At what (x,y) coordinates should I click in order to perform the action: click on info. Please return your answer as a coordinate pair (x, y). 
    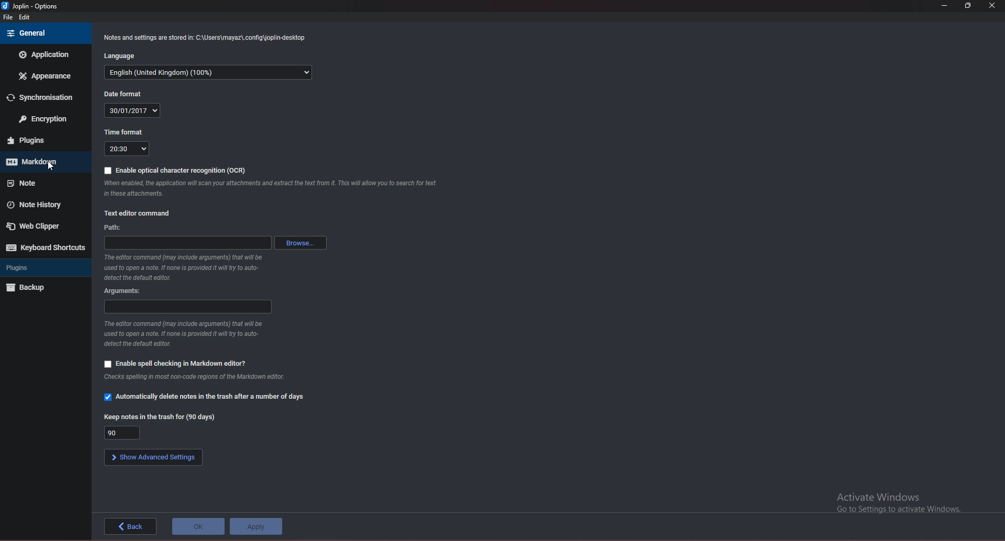
    Looking at the image, I should click on (191, 333).